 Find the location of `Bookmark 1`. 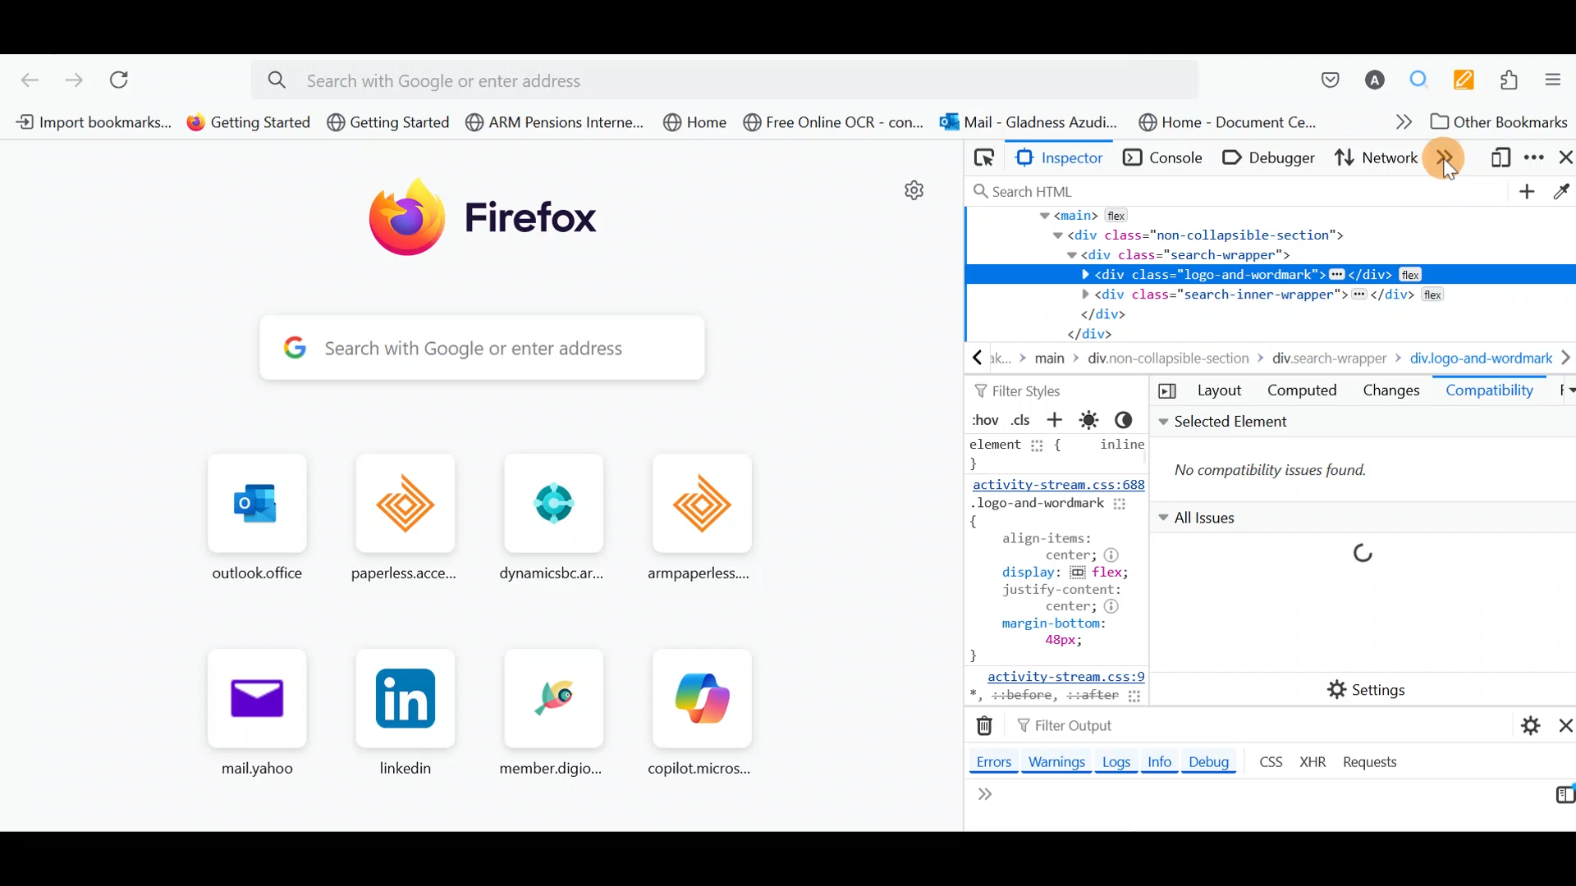

Bookmark 1 is located at coordinates (88, 121).